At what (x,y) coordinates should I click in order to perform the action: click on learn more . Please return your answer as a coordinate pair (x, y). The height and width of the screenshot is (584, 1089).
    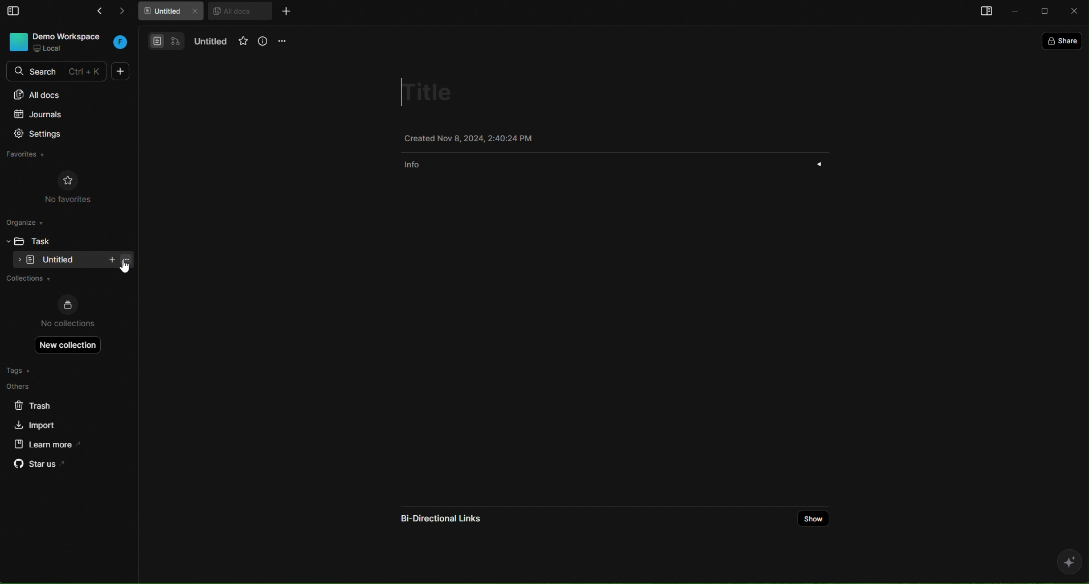
    Looking at the image, I should click on (43, 443).